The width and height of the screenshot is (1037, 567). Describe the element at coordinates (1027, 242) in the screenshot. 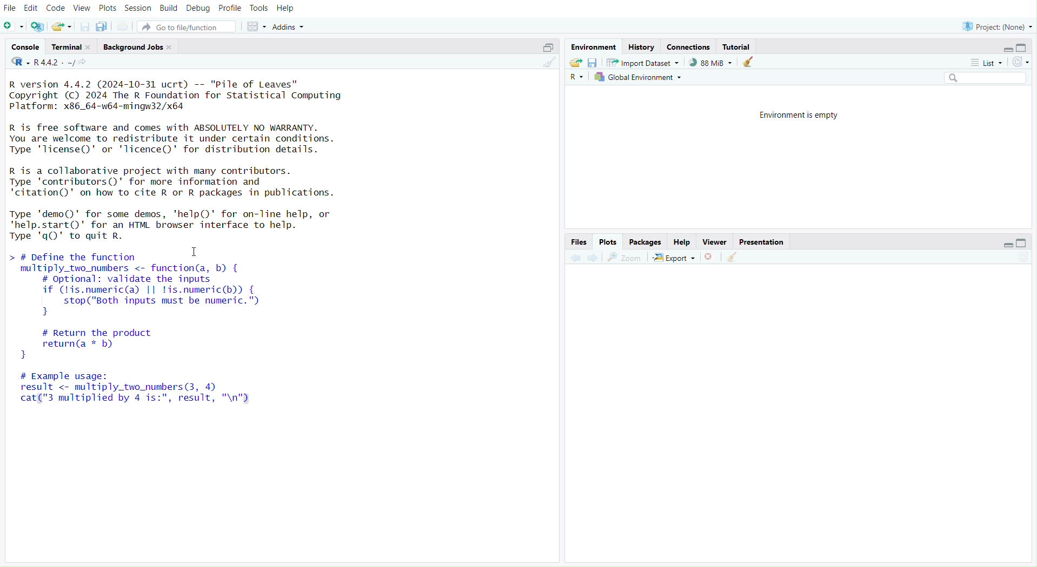

I see `Maximize` at that location.